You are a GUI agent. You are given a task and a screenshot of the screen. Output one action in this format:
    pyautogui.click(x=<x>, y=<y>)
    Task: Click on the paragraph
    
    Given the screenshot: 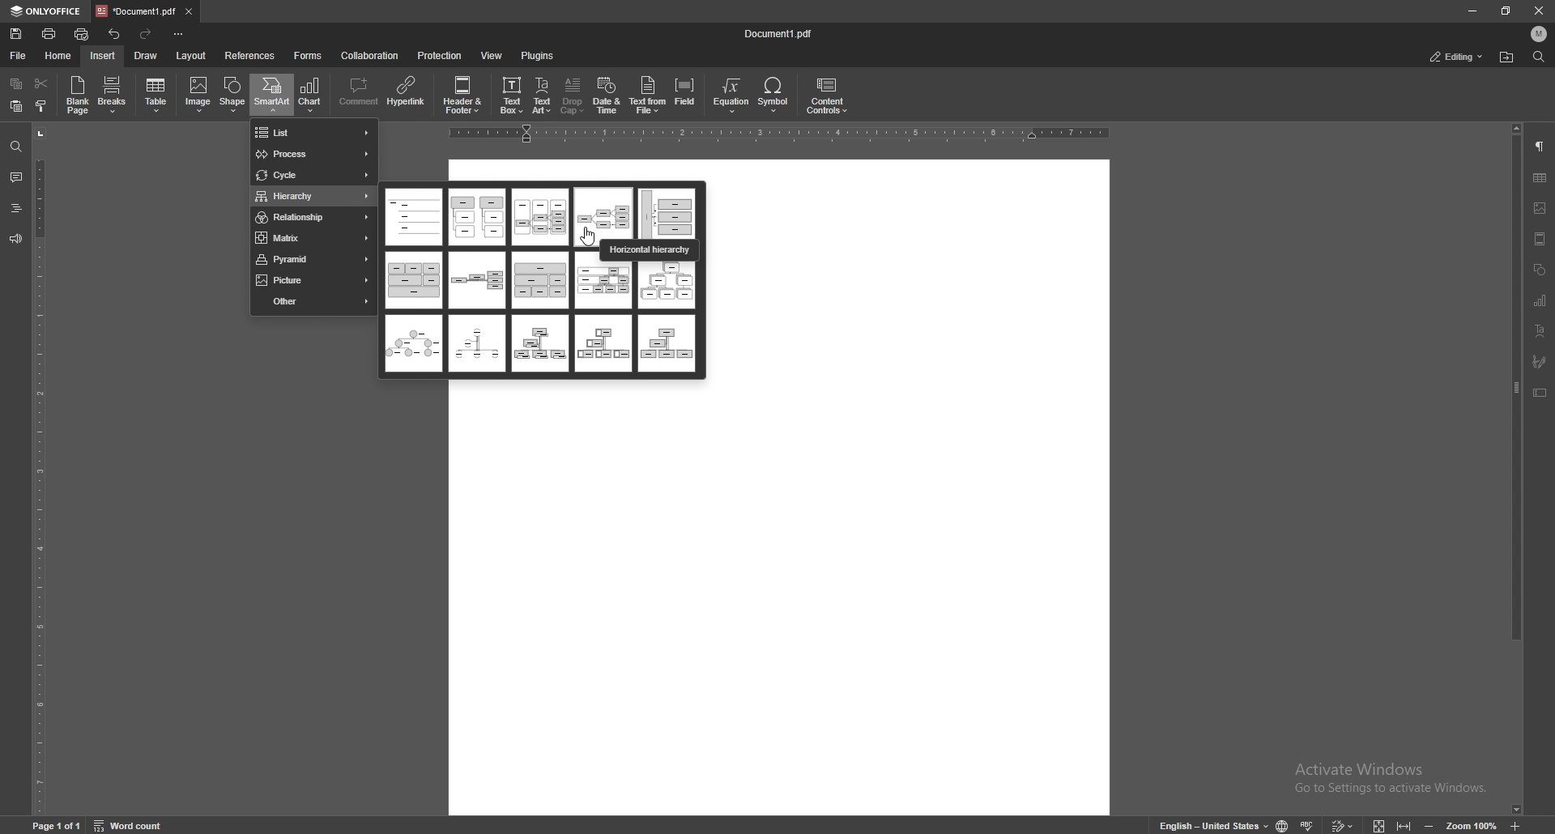 What is the action you would take?
    pyautogui.click(x=1540, y=147)
    